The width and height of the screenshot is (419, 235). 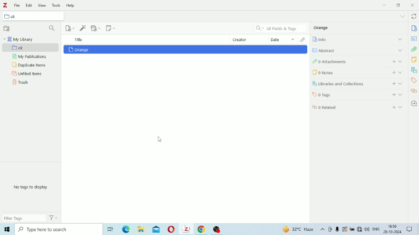 What do you see at coordinates (35, 17) in the screenshot?
I see `ok` at bounding box center [35, 17].